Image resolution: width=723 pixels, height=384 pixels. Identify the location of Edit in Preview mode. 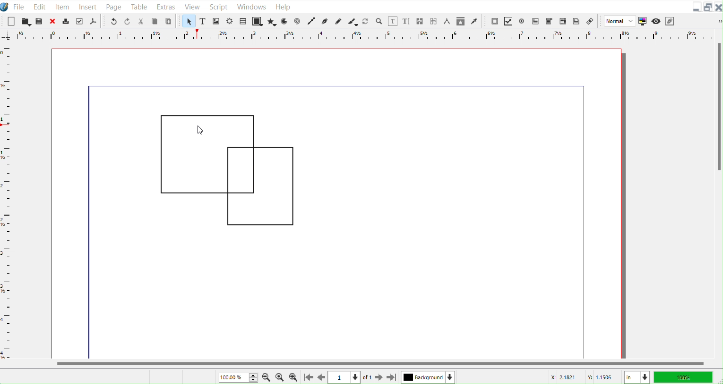
(670, 20).